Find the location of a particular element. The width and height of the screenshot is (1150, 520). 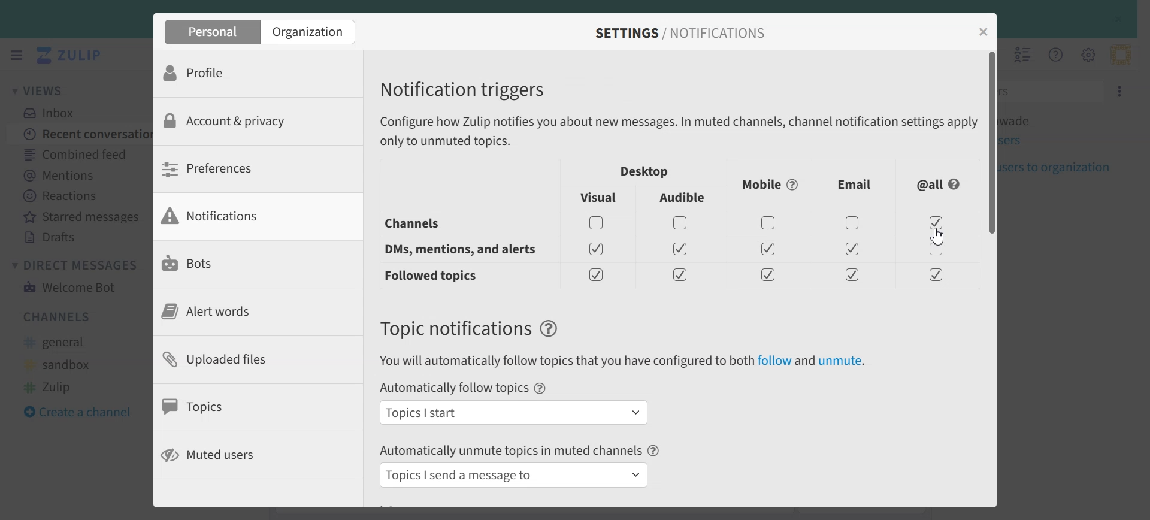

All is located at coordinates (940, 185).